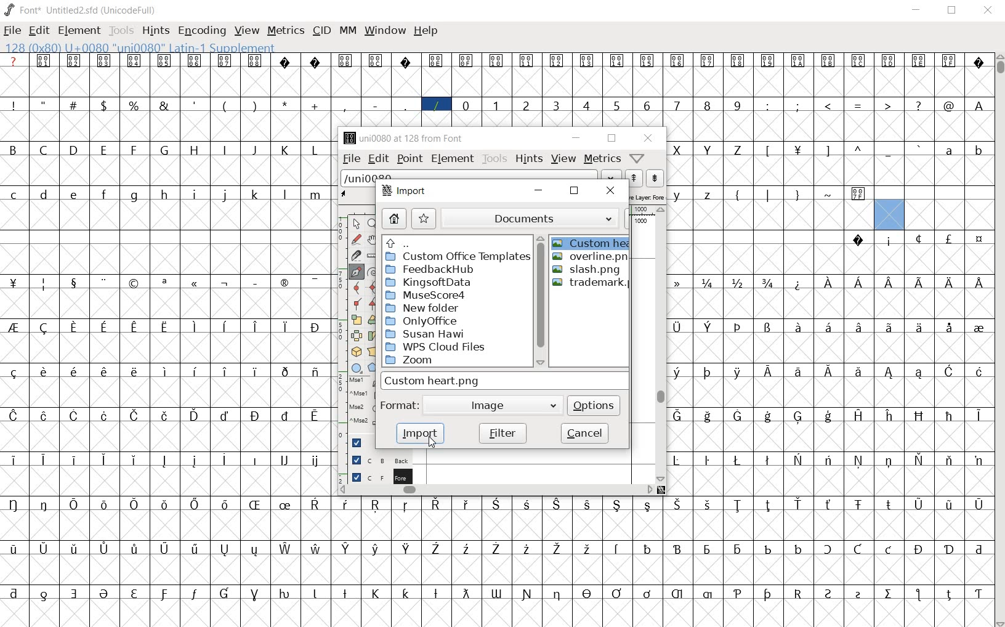 The height and width of the screenshot is (627, 1005). I want to click on glyph, so click(556, 504).